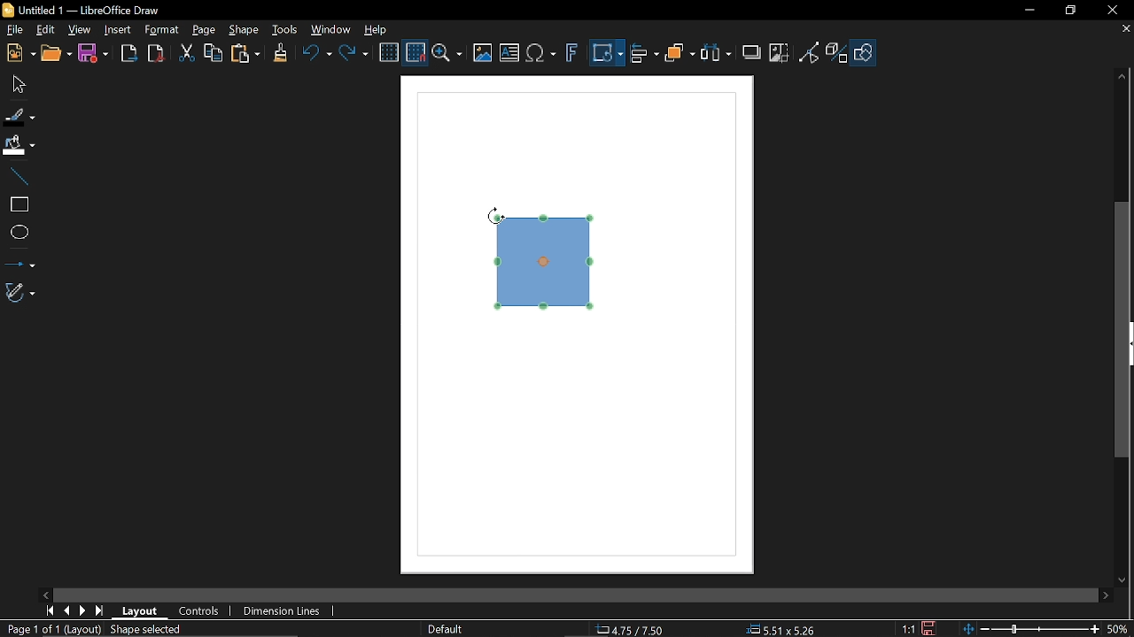 This screenshot has height=637, width=1134. Describe the element at coordinates (245, 56) in the screenshot. I see `Paste` at that location.